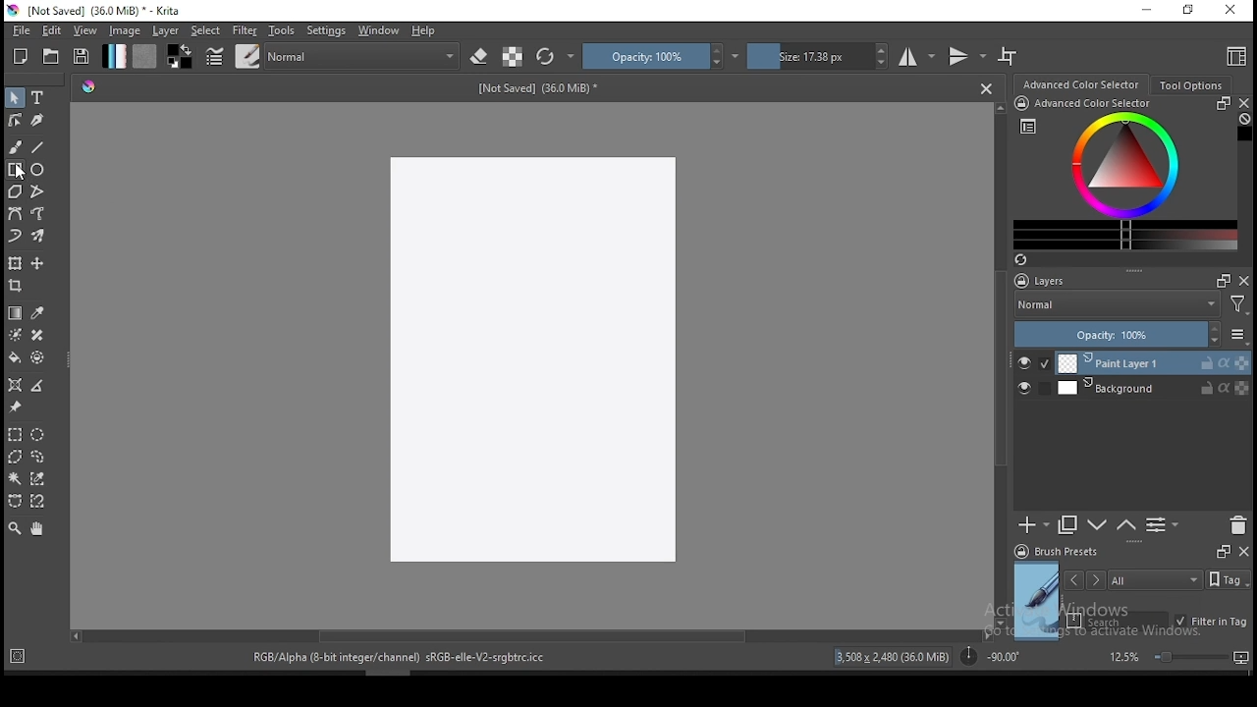  I want to click on colors, so click(180, 56).